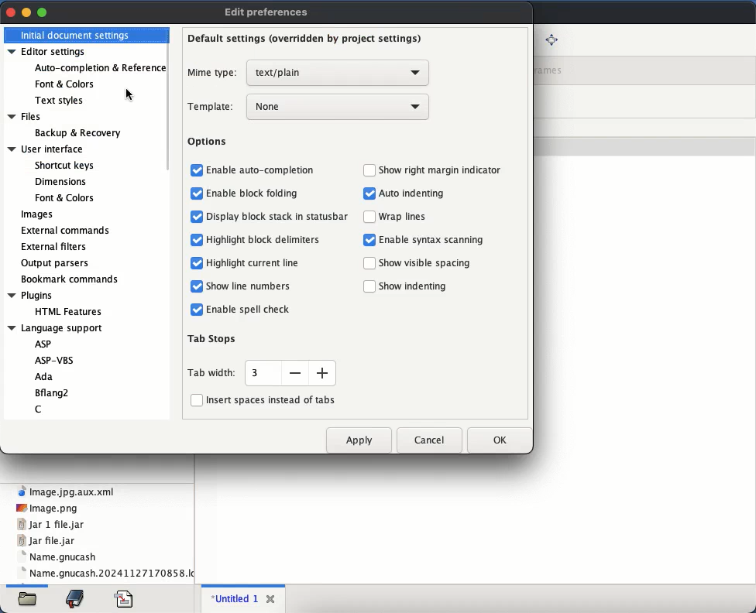 The image size is (756, 613). Describe the element at coordinates (60, 556) in the screenshot. I see `name.gnucash` at that location.